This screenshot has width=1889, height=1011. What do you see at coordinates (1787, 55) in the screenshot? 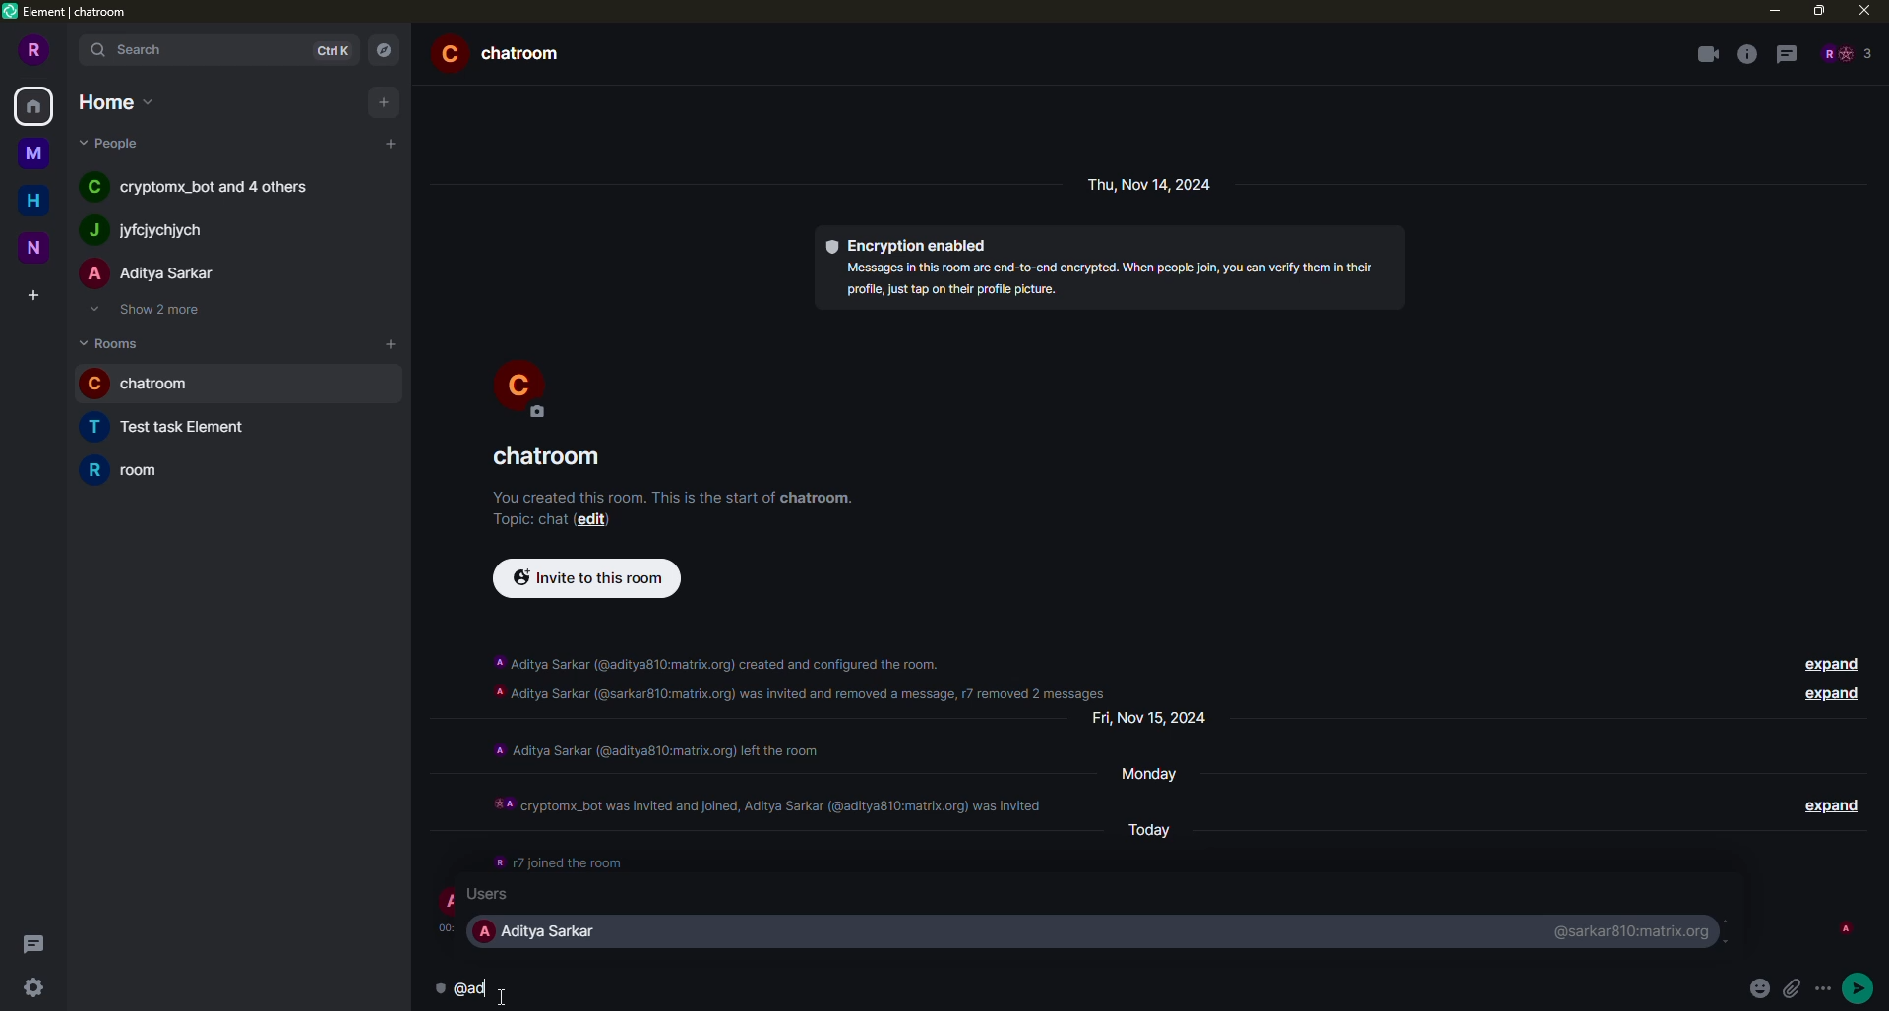
I see `threads` at bounding box center [1787, 55].